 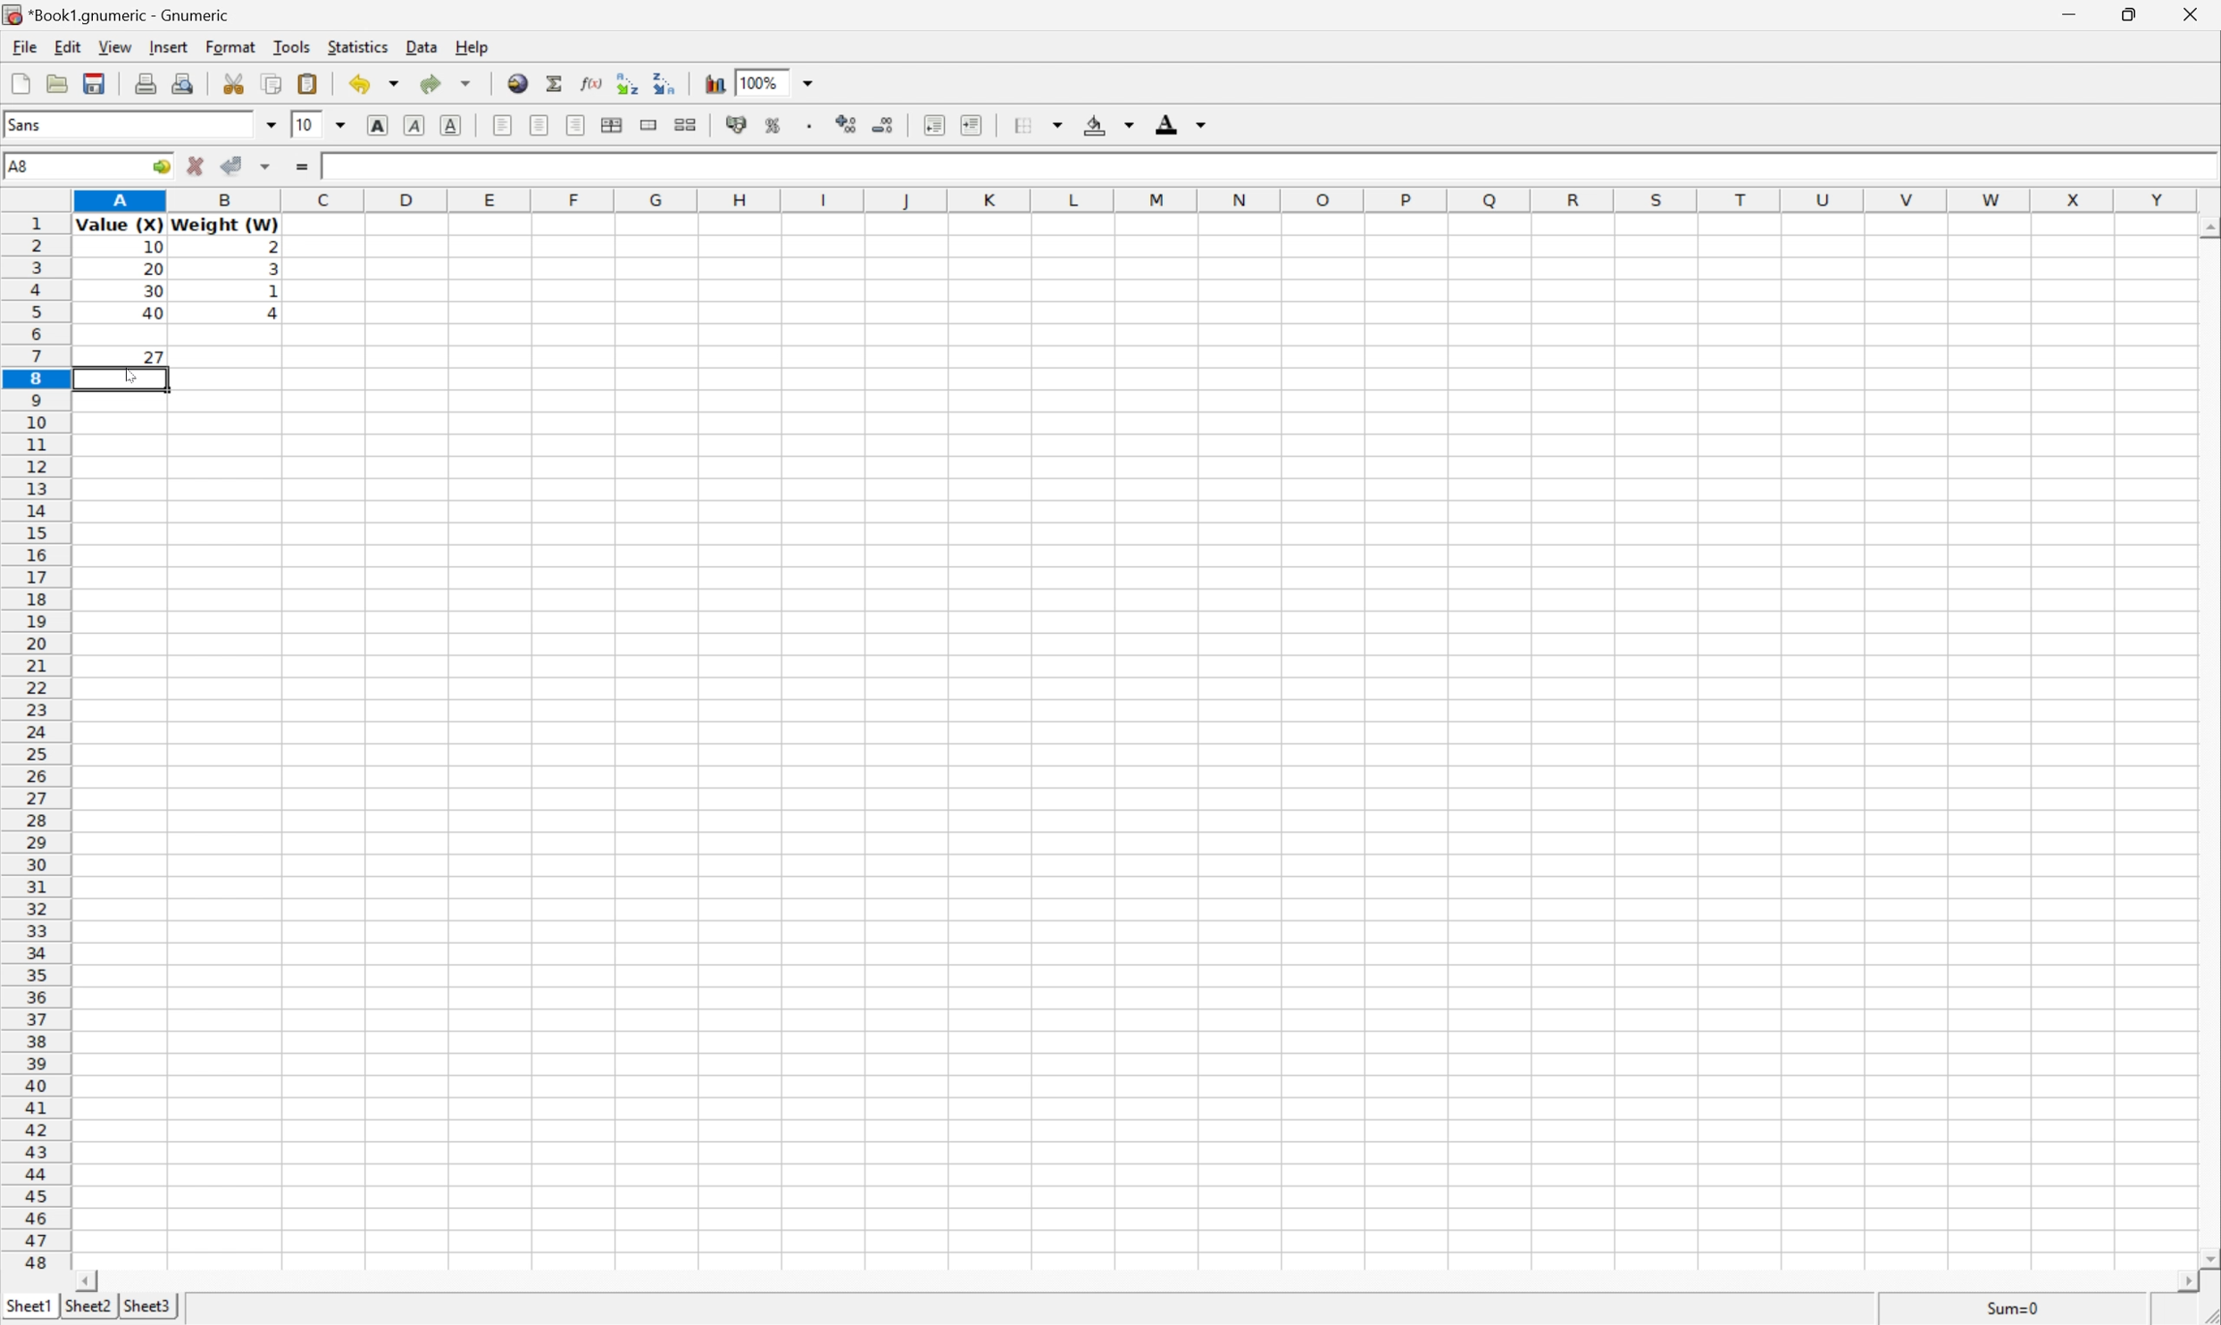 I want to click on Sum in current cell, so click(x=554, y=82).